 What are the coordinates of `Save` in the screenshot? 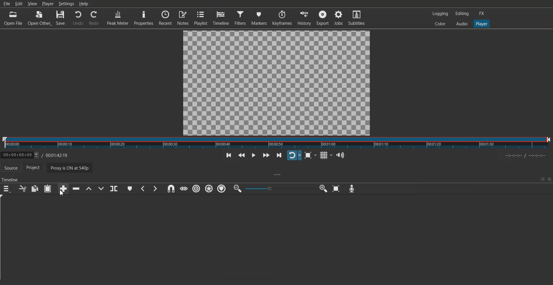 It's located at (61, 18).